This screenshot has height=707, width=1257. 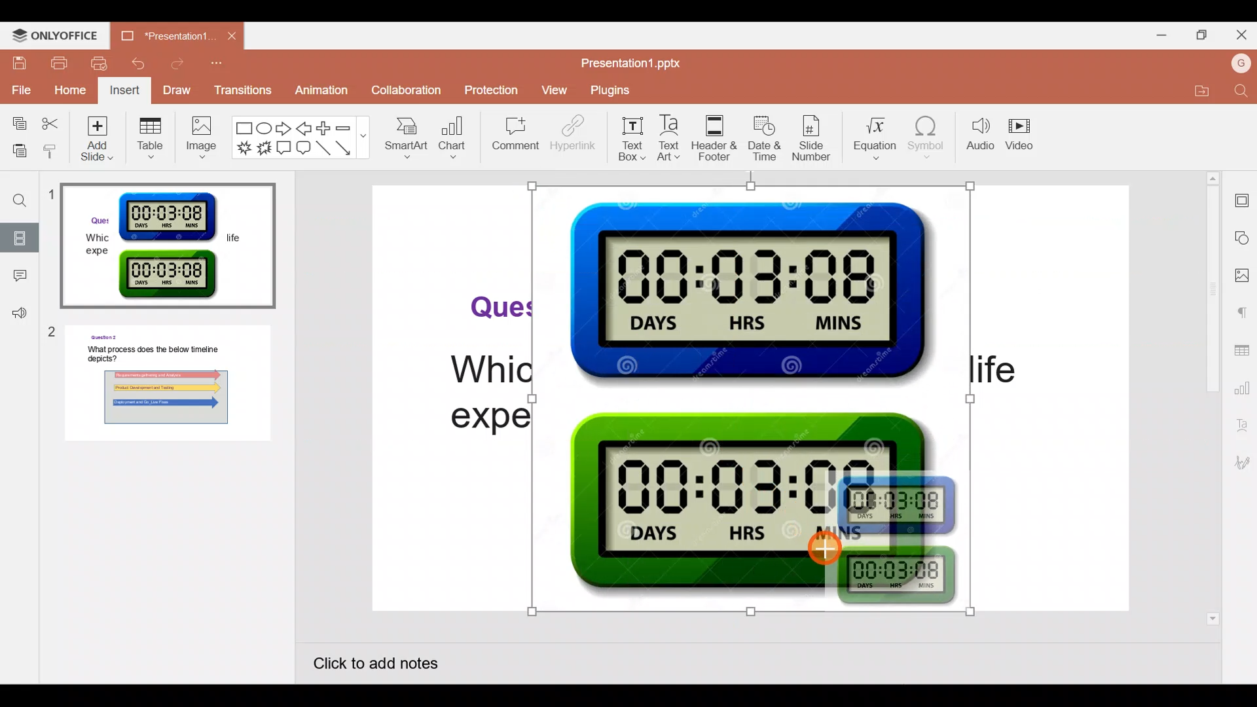 What do you see at coordinates (554, 92) in the screenshot?
I see `View` at bounding box center [554, 92].